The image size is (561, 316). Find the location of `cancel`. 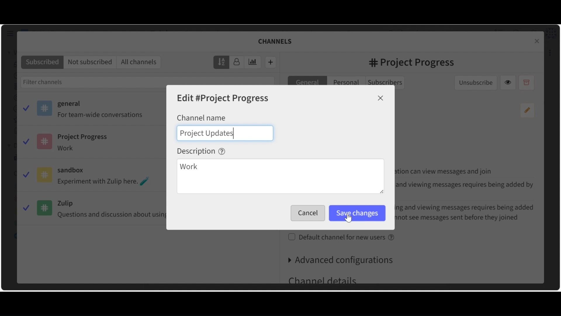

cancel is located at coordinates (308, 214).